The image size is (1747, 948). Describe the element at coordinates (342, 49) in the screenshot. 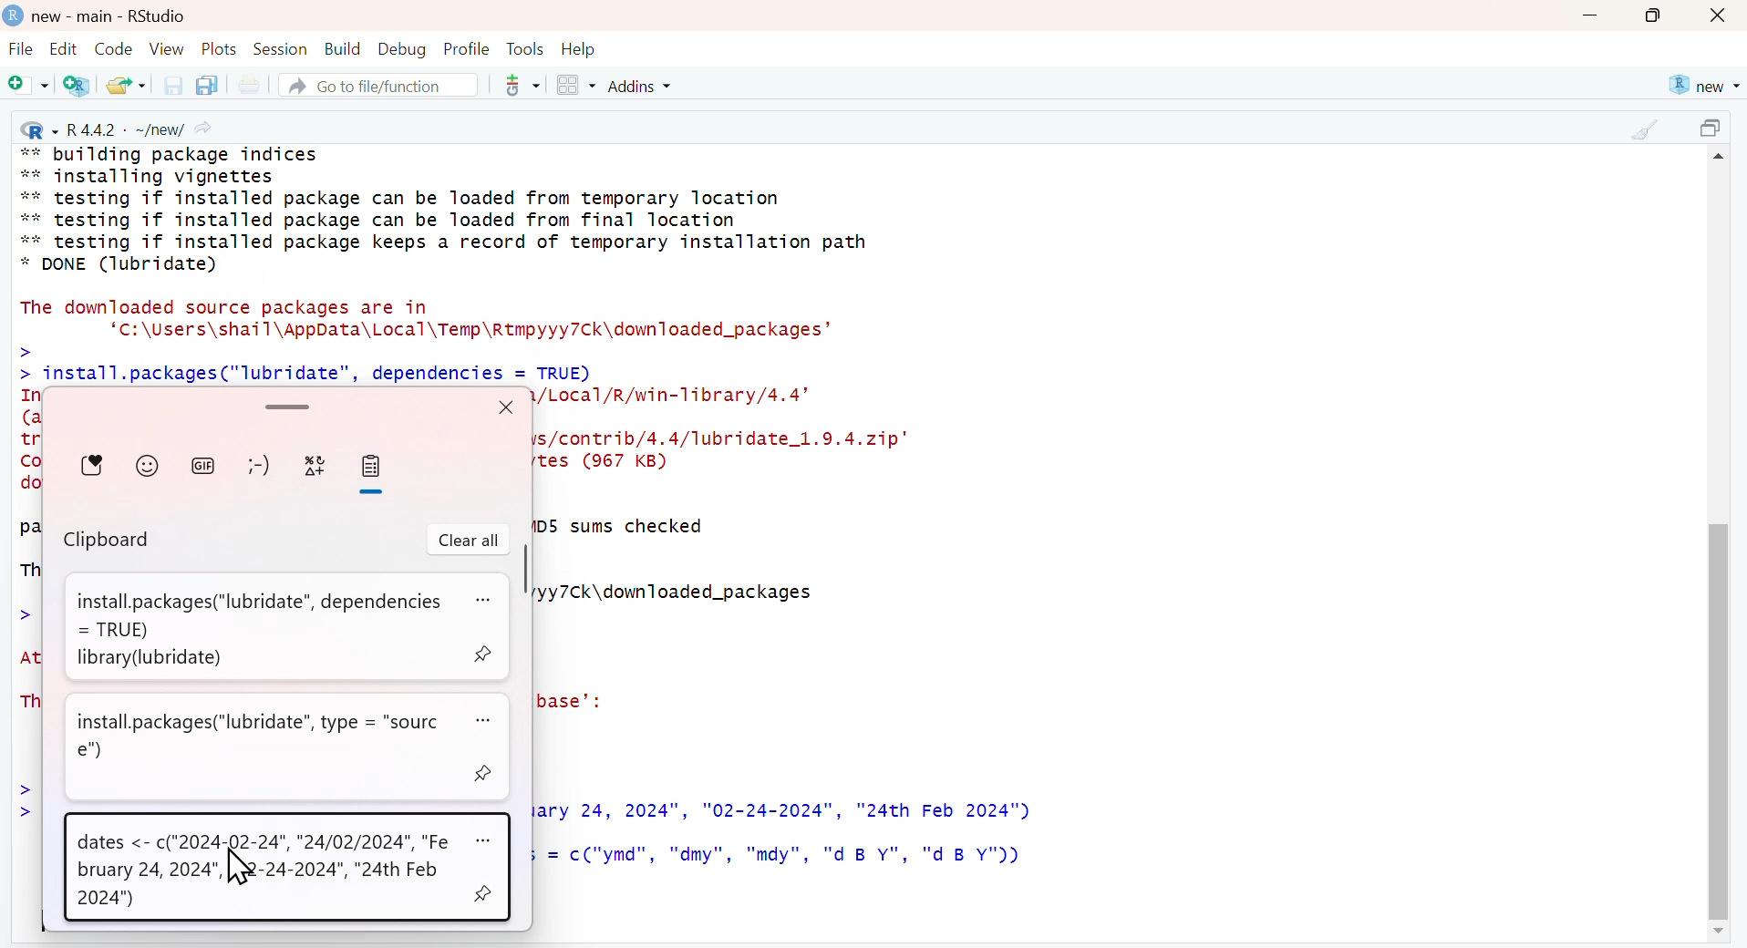

I see `Build` at that location.